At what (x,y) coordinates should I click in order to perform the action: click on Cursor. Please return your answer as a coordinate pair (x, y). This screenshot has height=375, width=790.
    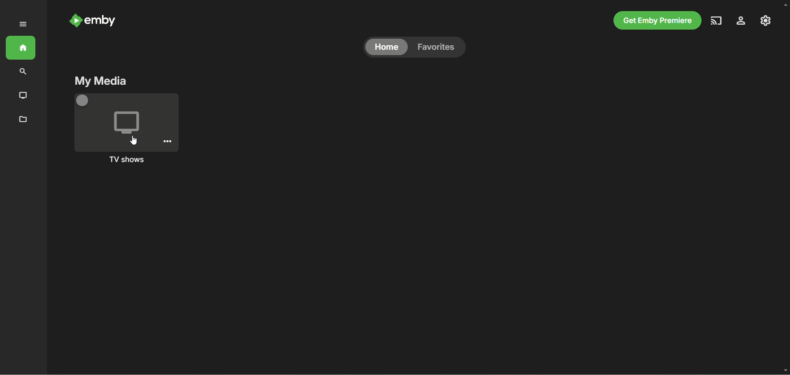
    Looking at the image, I should click on (134, 140).